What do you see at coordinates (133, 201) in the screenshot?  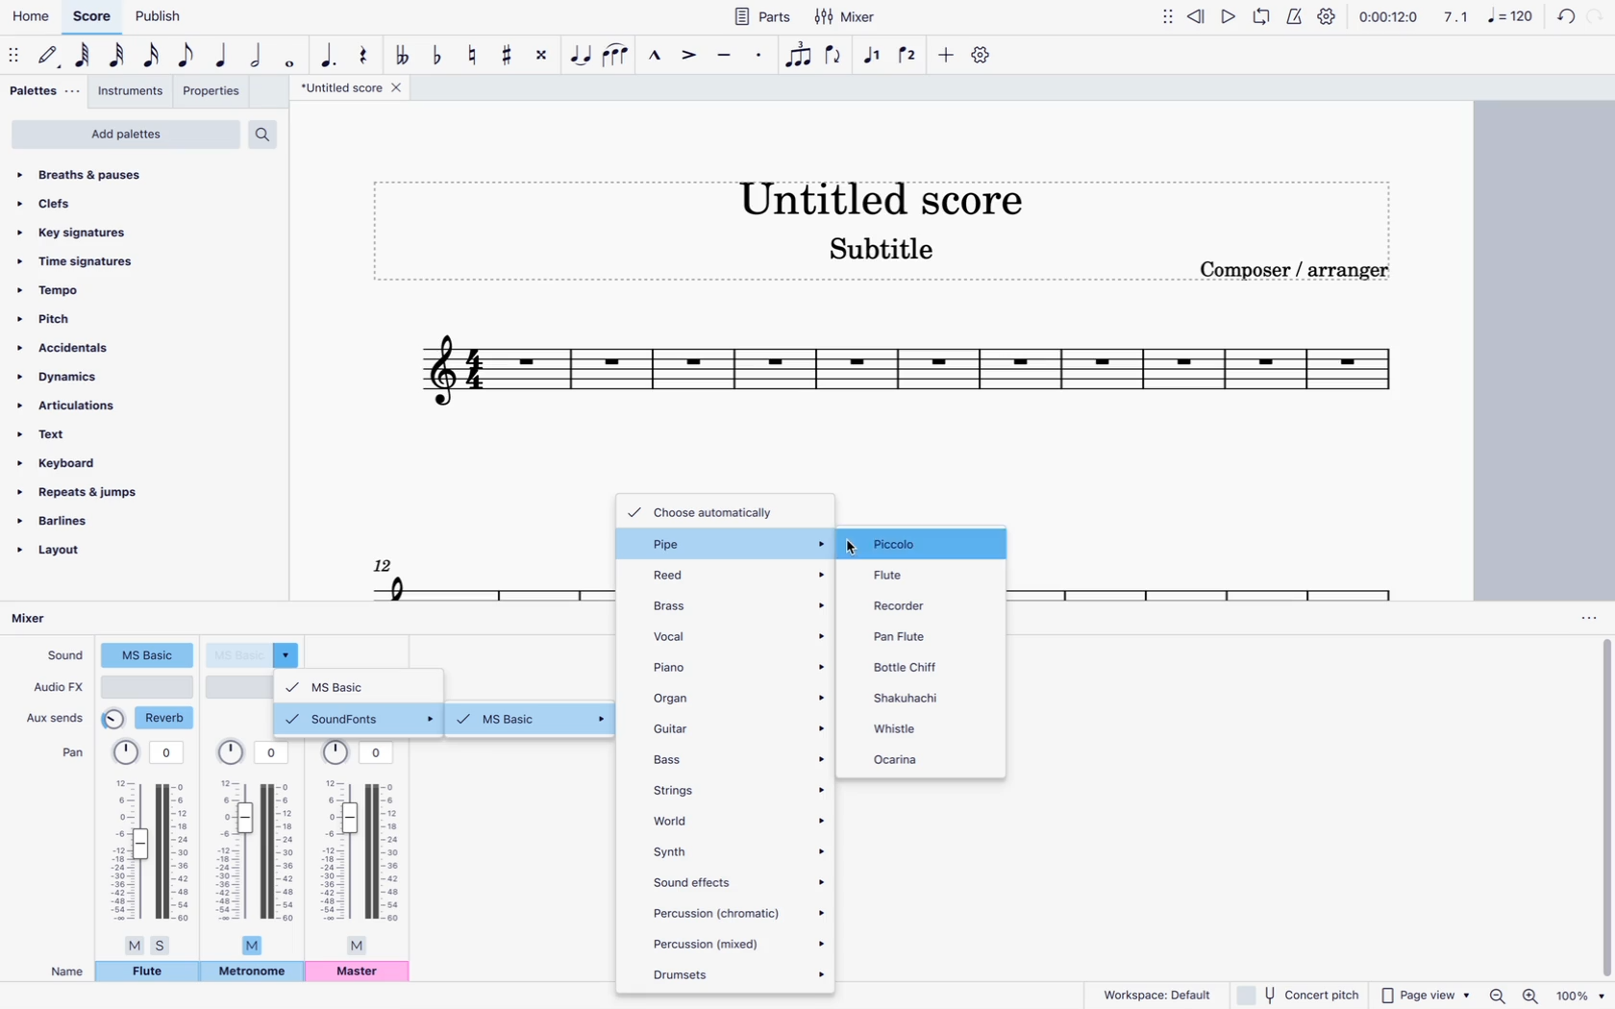 I see `clefs` at bounding box center [133, 201].